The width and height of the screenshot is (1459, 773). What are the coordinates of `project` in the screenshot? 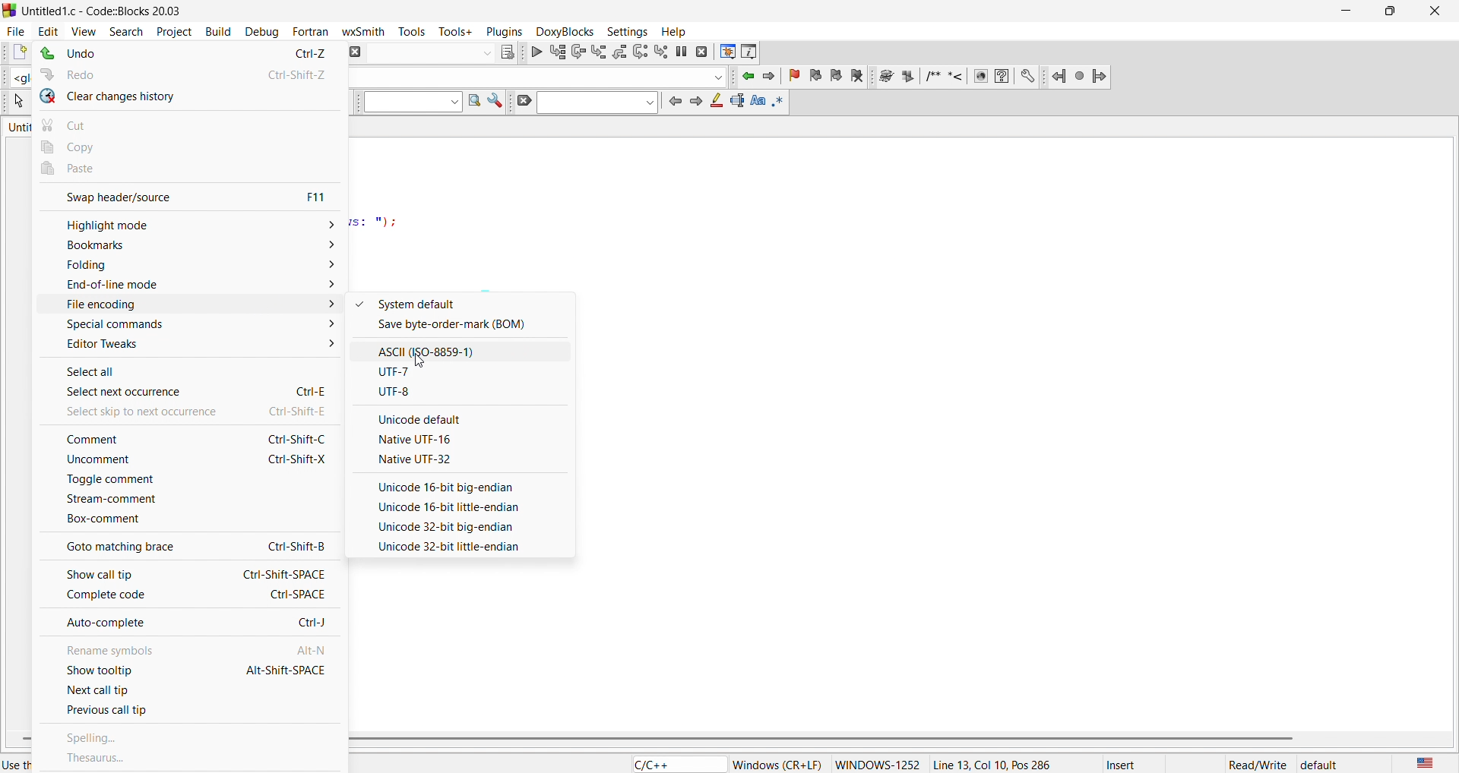 It's located at (169, 31).